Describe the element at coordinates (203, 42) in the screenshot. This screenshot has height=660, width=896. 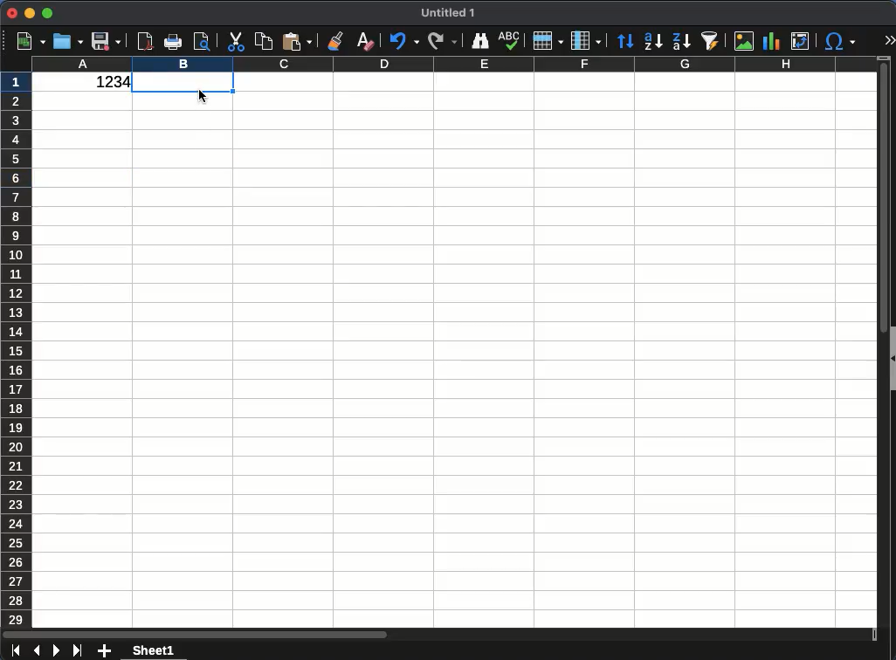
I see `print preview` at that location.